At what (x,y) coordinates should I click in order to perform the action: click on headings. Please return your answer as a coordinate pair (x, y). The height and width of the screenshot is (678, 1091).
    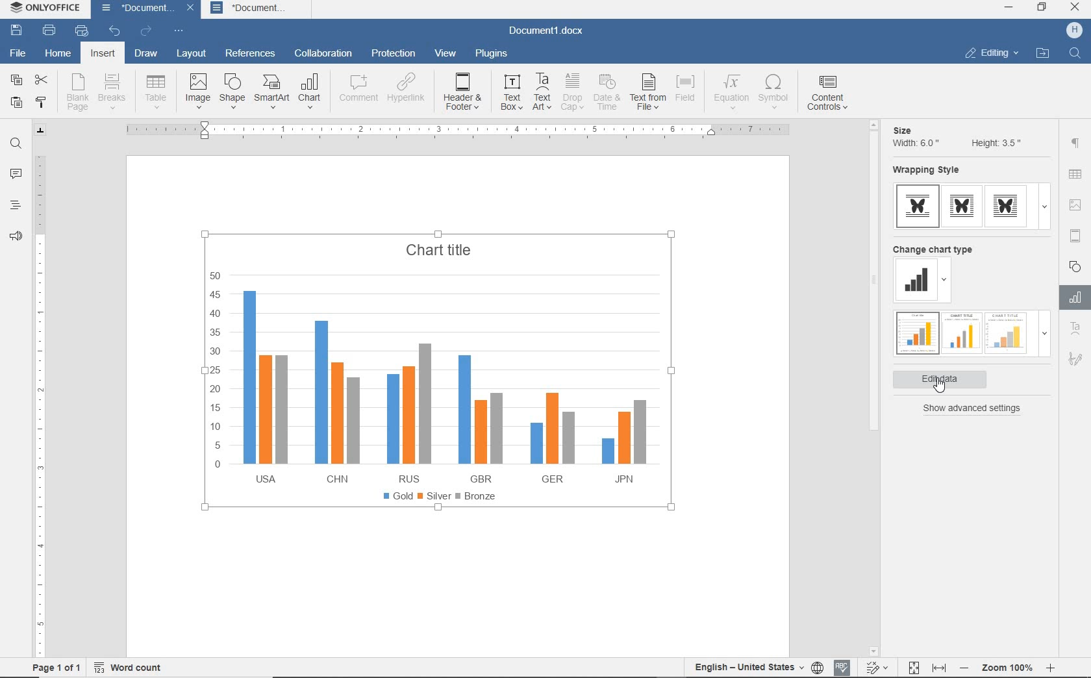
    Looking at the image, I should click on (14, 207).